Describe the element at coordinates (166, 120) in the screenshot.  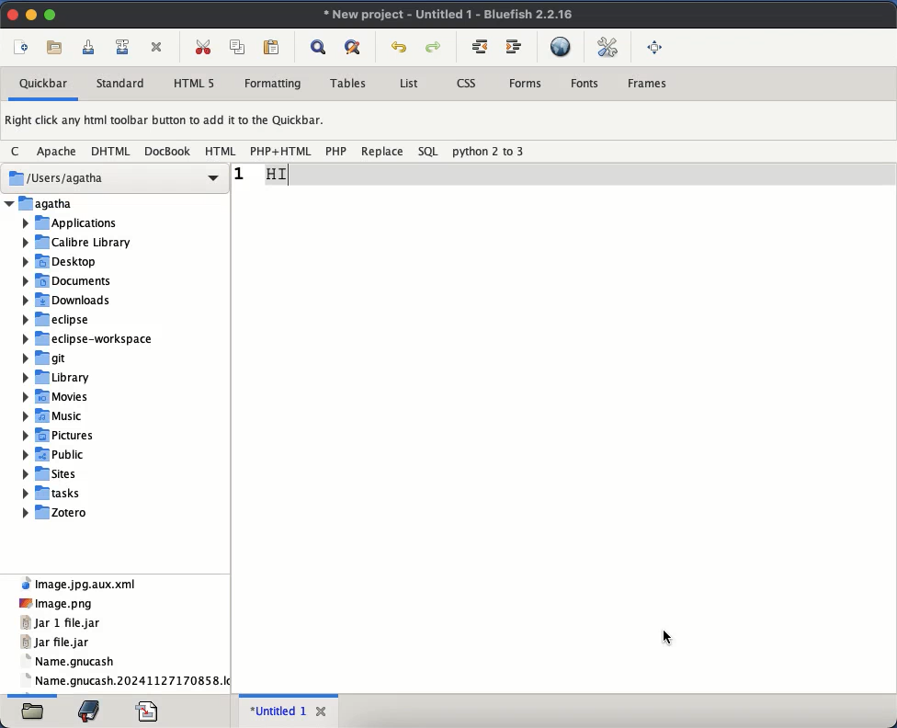
I see `right click any html ` at that location.